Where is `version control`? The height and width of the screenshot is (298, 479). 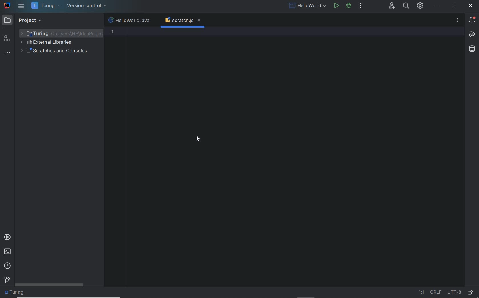
version control is located at coordinates (88, 6).